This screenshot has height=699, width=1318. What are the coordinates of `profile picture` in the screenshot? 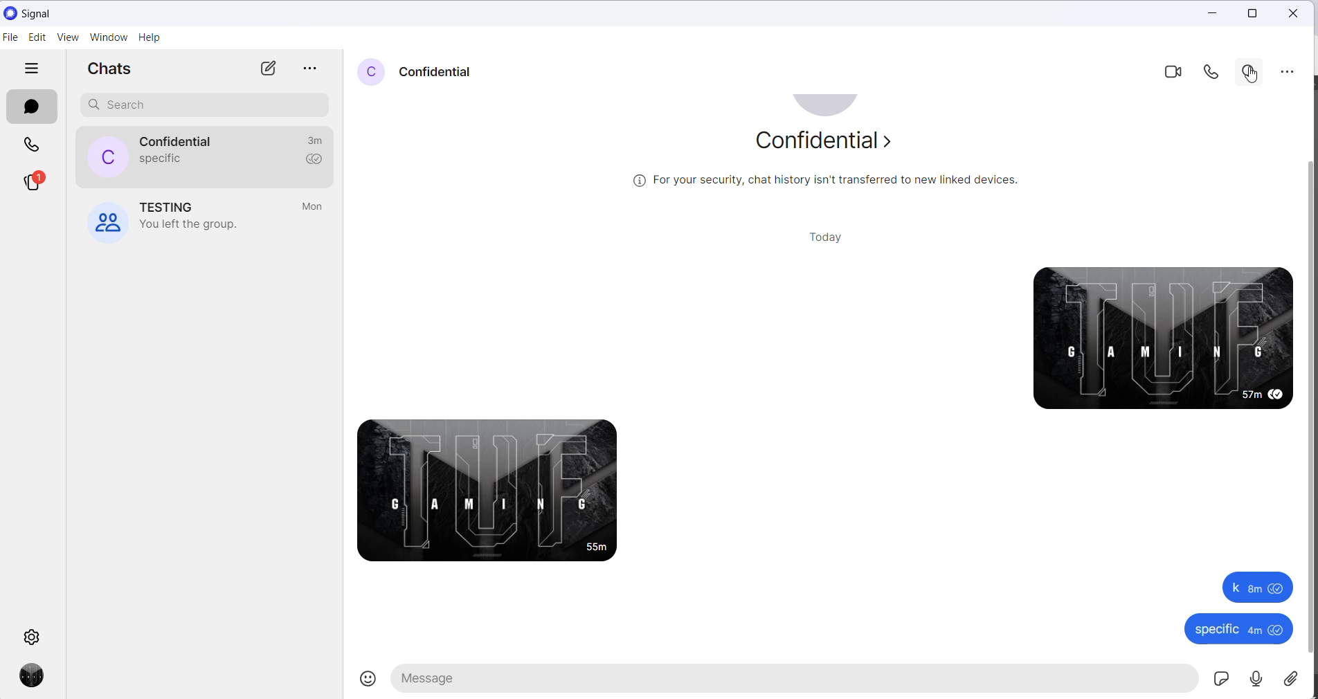 It's located at (370, 73).